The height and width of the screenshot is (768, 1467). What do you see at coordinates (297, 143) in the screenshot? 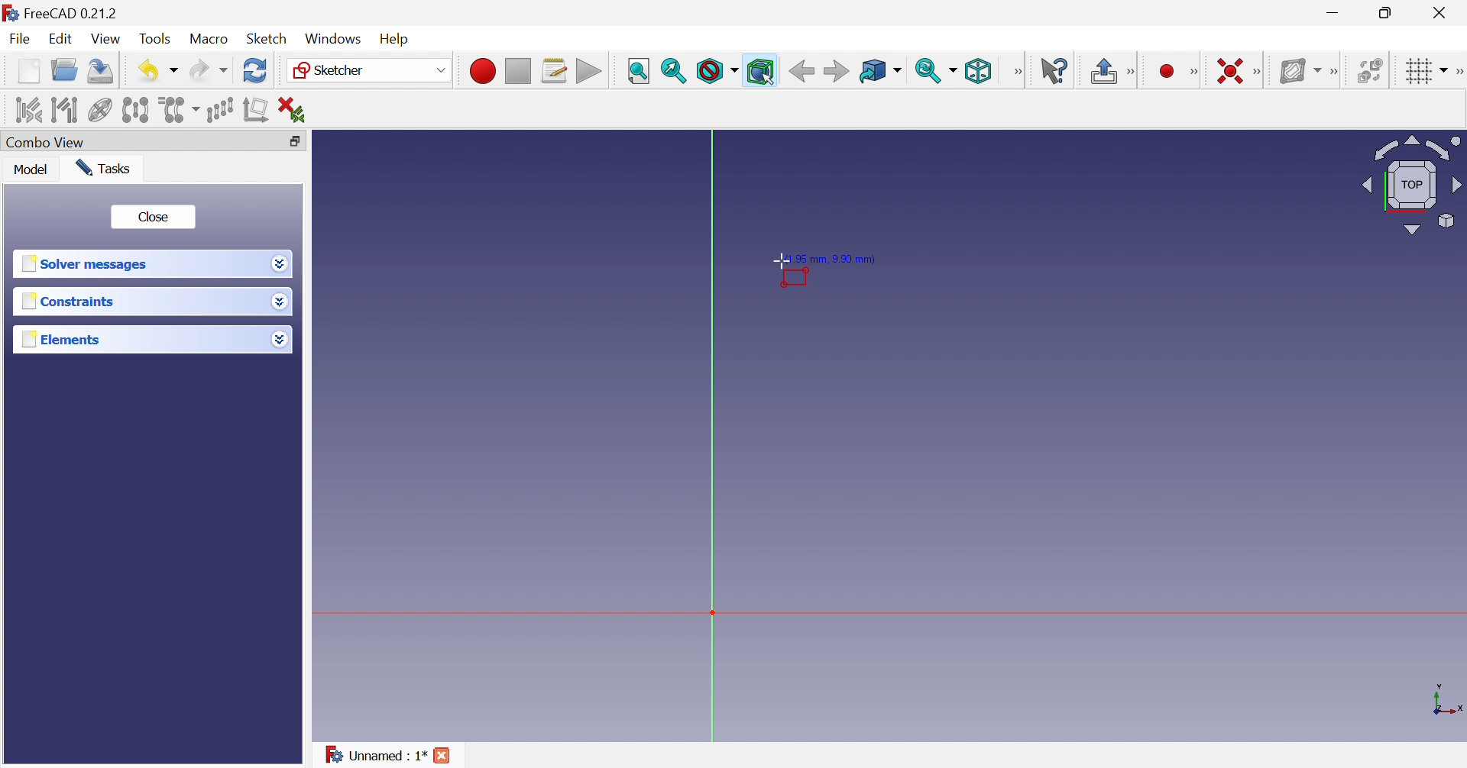
I see `Restore down` at bounding box center [297, 143].